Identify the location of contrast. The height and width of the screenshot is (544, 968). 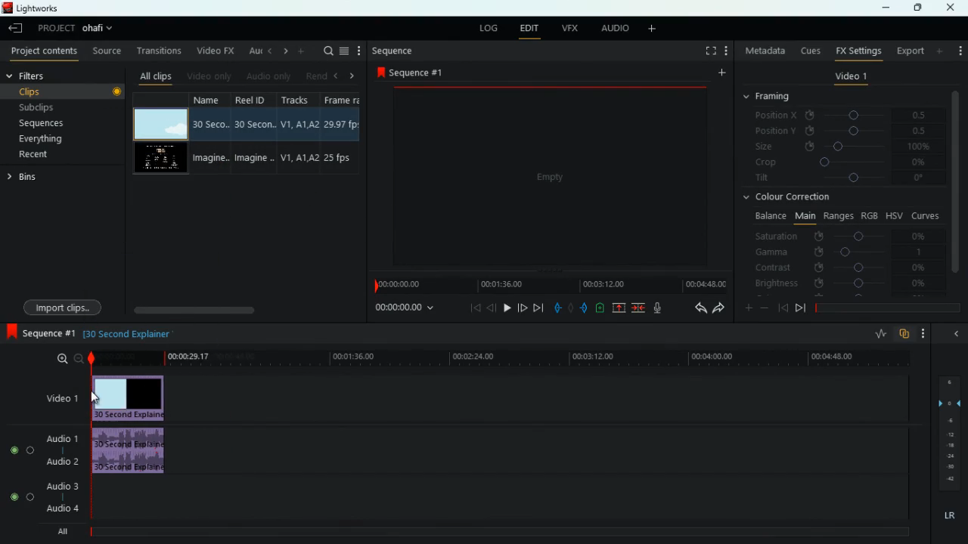
(839, 268).